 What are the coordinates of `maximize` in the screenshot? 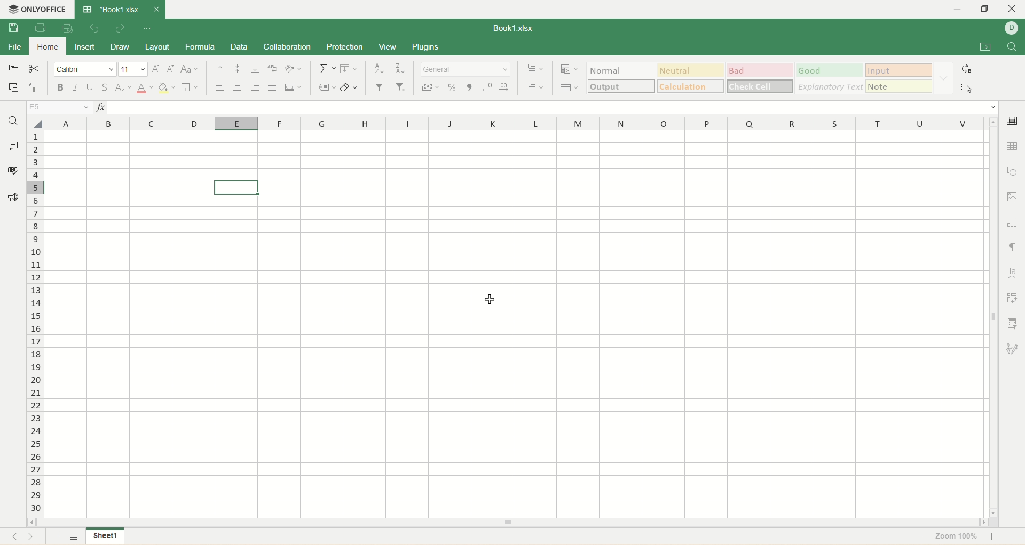 It's located at (984, 9).